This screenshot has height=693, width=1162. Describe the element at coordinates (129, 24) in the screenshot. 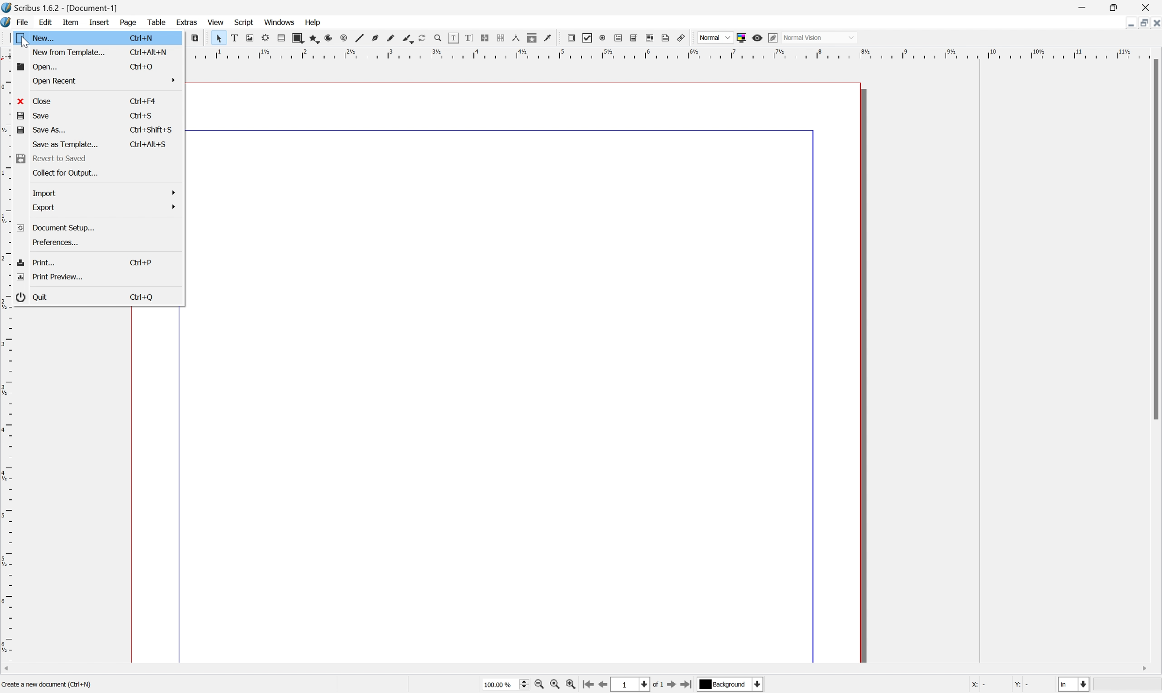

I see `Page` at that location.